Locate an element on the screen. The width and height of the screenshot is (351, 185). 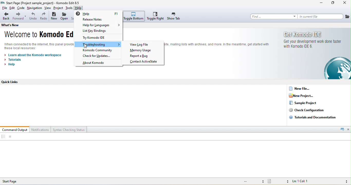
command output is located at coordinates (15, 129).